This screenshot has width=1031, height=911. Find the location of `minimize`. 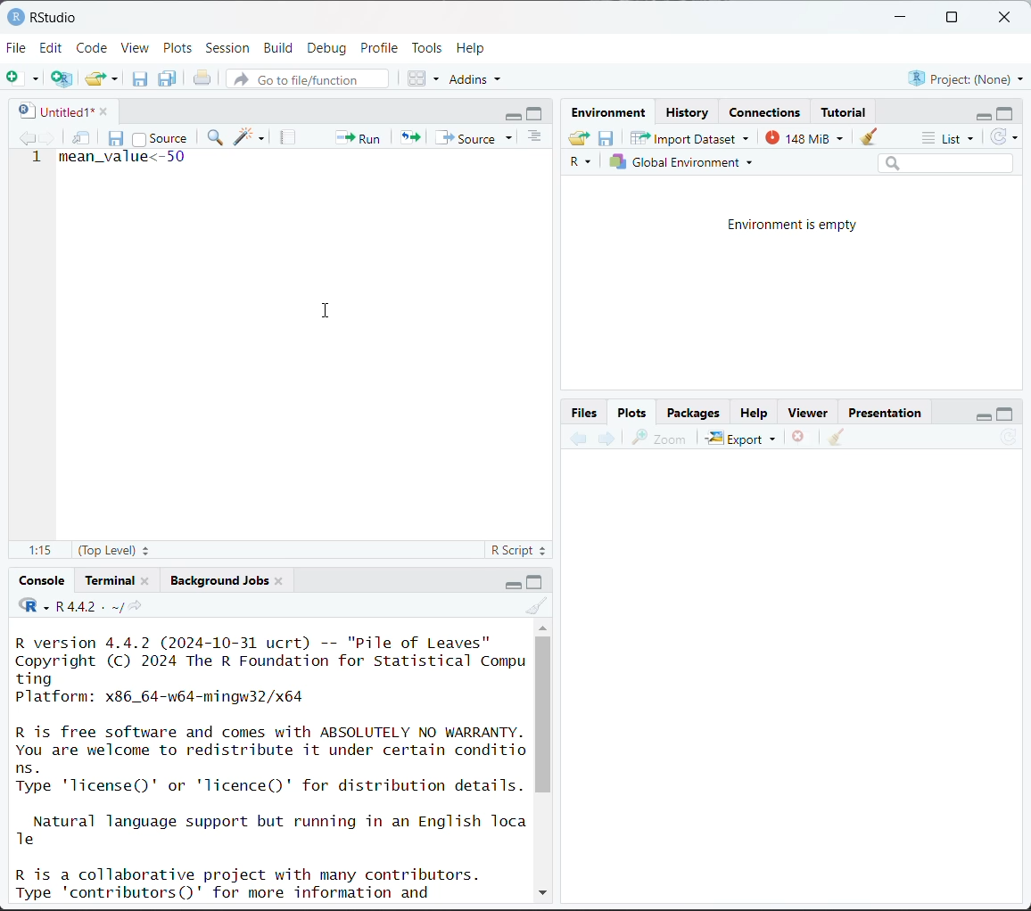

minimize is located at coordinates (514, 114).